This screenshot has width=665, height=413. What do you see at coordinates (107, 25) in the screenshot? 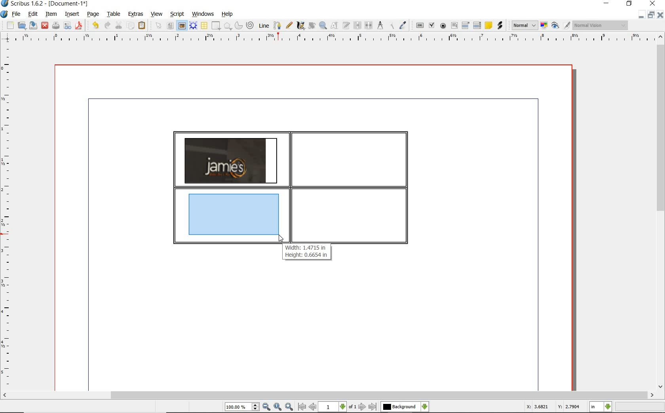
I see `redo` at bounding box center [107, 25].